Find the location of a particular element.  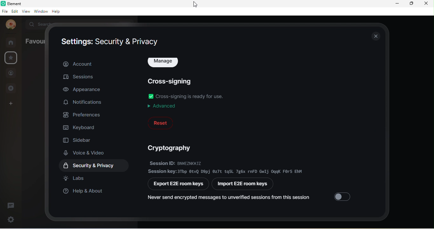

favourites is located at coordinates (11, 58).